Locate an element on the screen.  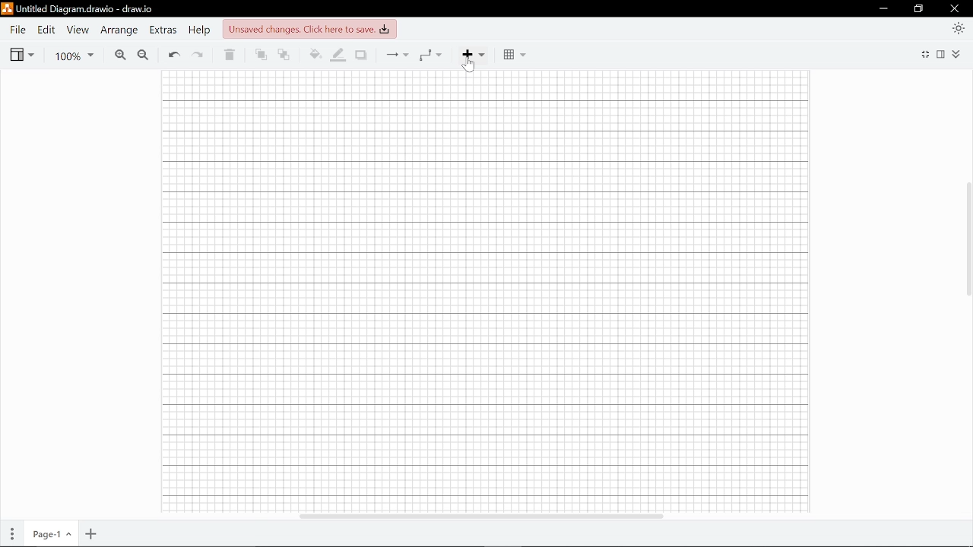
Fullscreen is located at coordinates (926, 55).